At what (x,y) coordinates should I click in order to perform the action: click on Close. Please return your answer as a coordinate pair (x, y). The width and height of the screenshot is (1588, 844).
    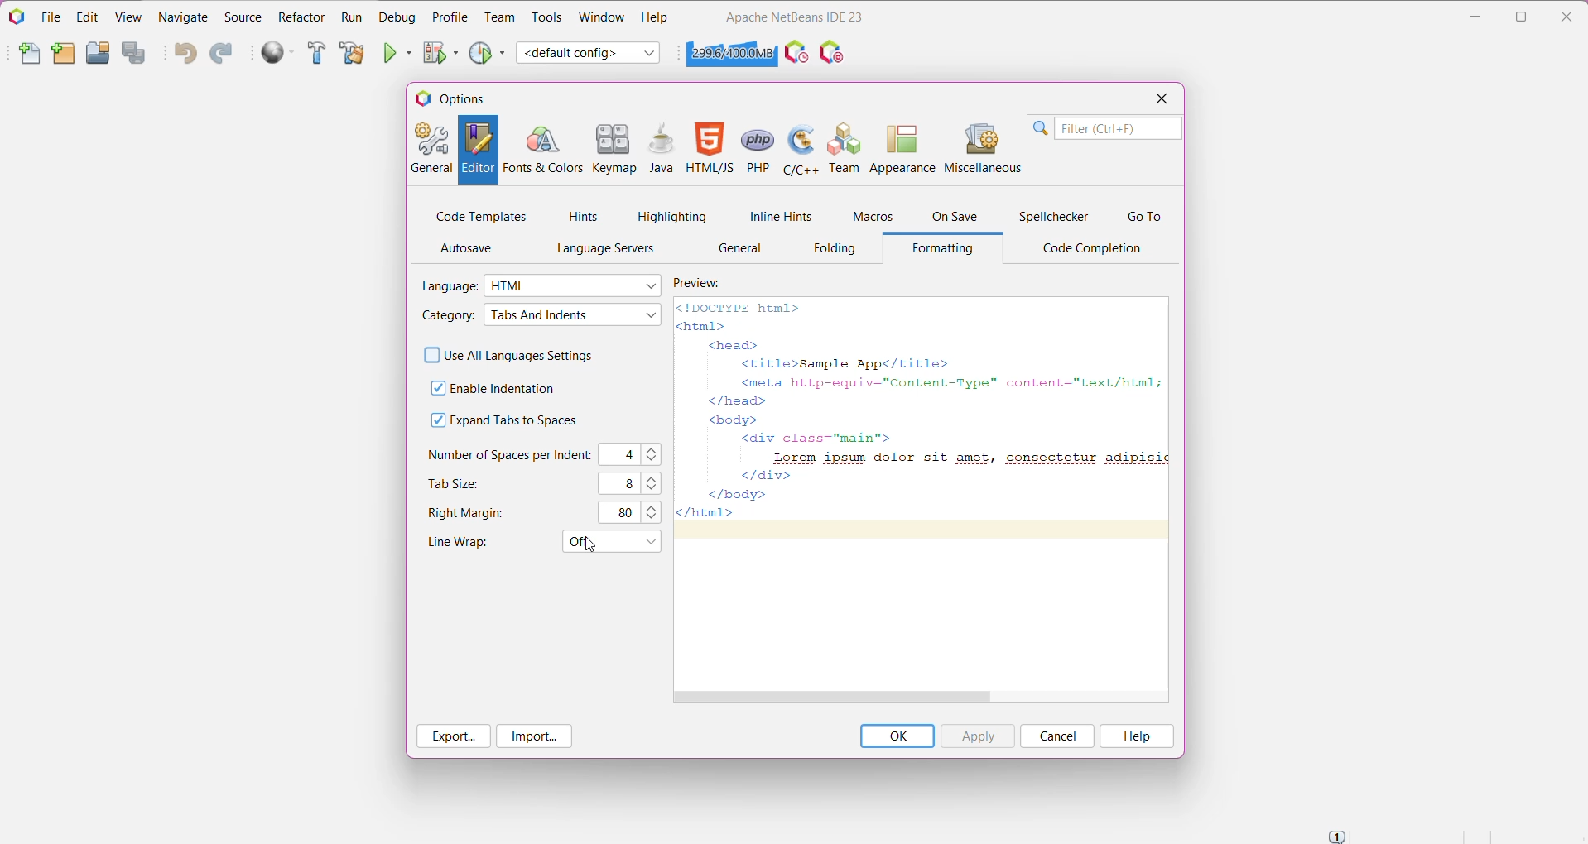
    Looking at the image, I should click on (1159, 100).